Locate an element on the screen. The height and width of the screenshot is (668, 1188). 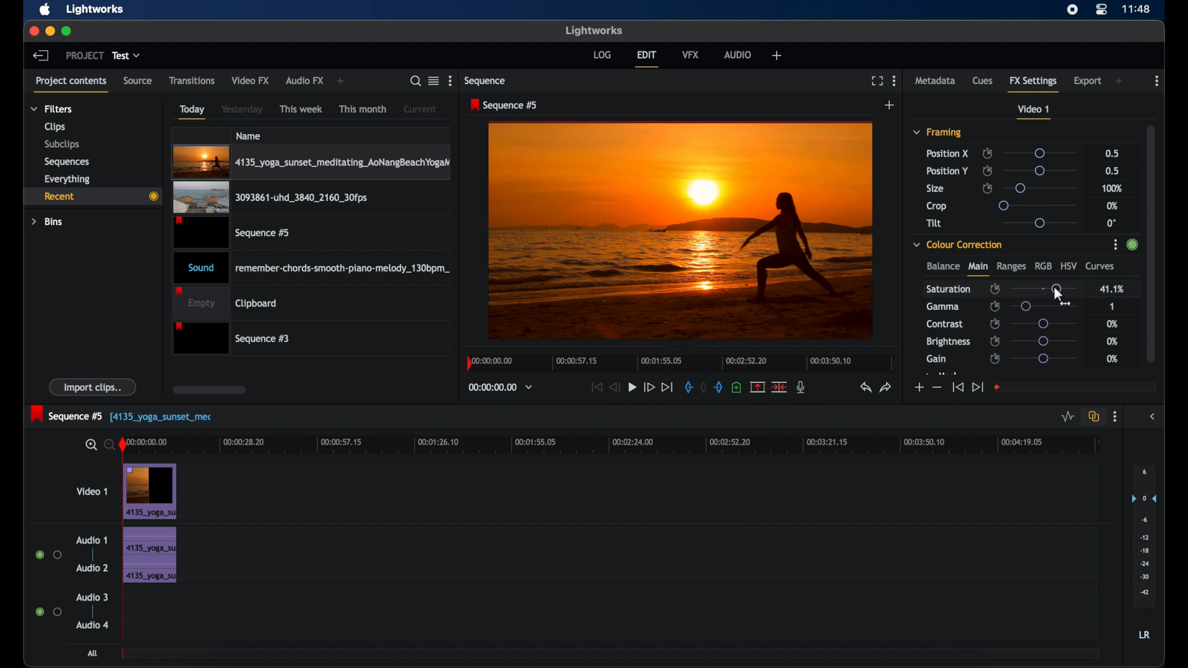
subclips is located at coordinates (61, 145).